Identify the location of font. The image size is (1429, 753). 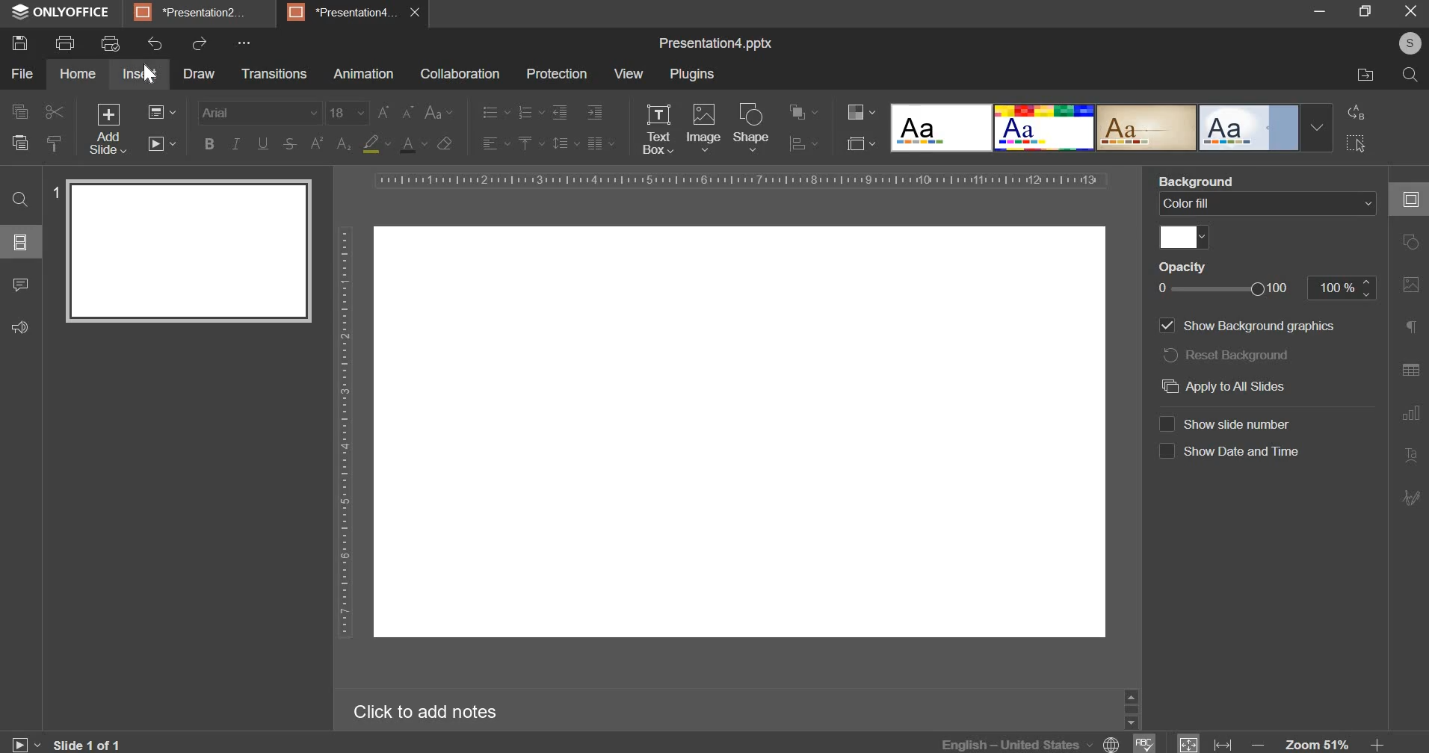
(259, 113).